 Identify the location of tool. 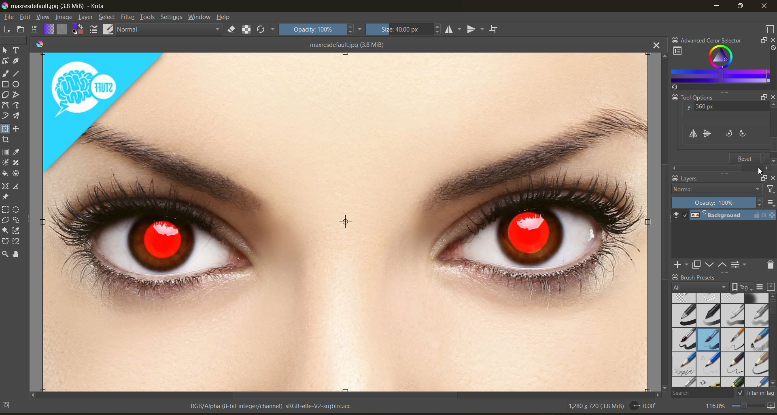
(17, 85).